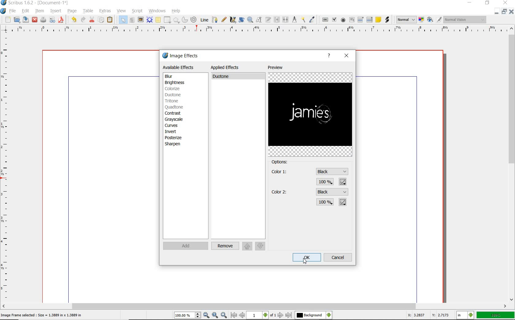 The width and height of the screenshot is (515, 320). What do you see at coordinates (43, 19) in the screenshot?
I see `save` at bounding box center [43, 19].